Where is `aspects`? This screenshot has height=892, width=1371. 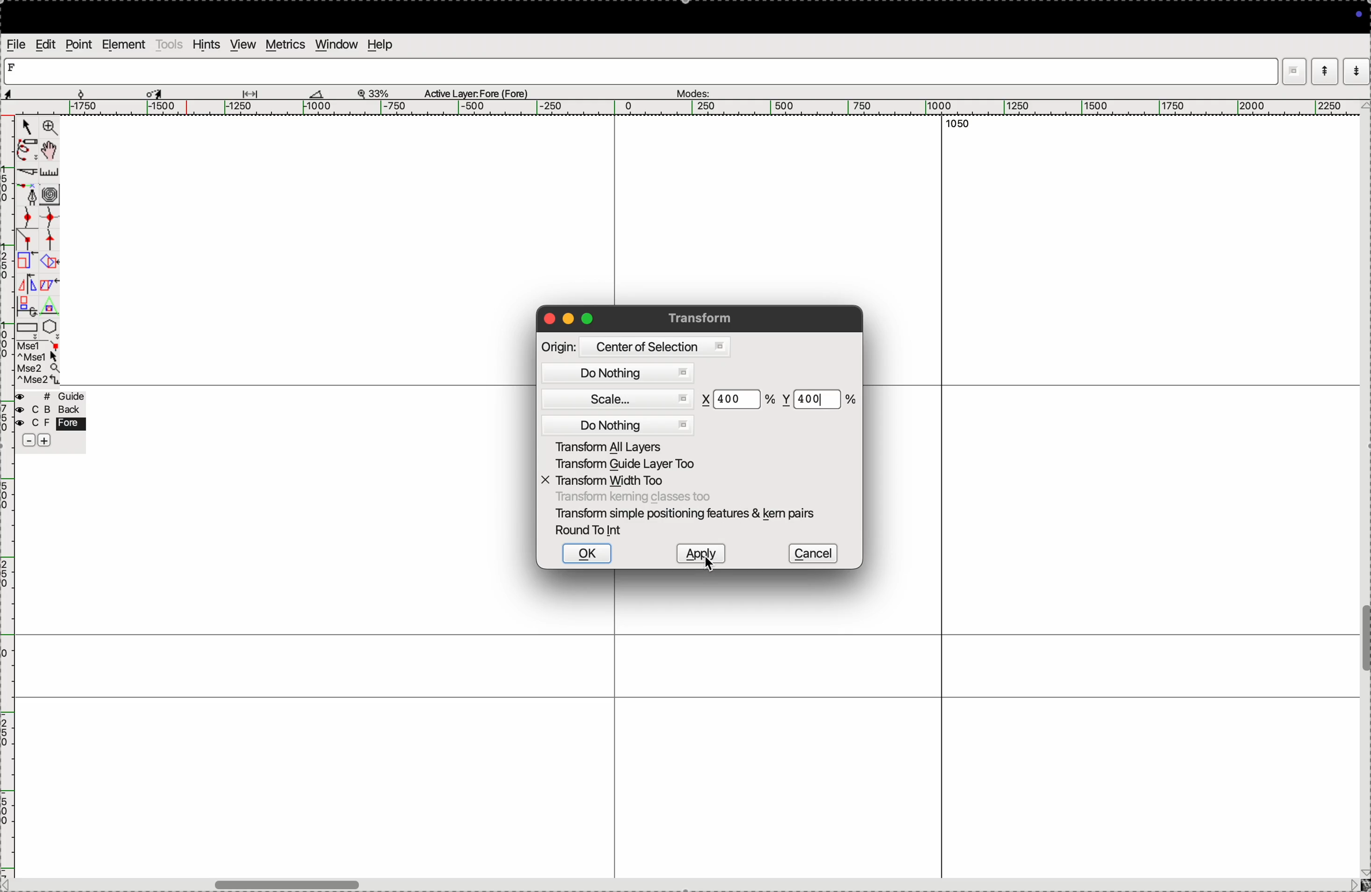 aspects is located at coordinates (42, 91).